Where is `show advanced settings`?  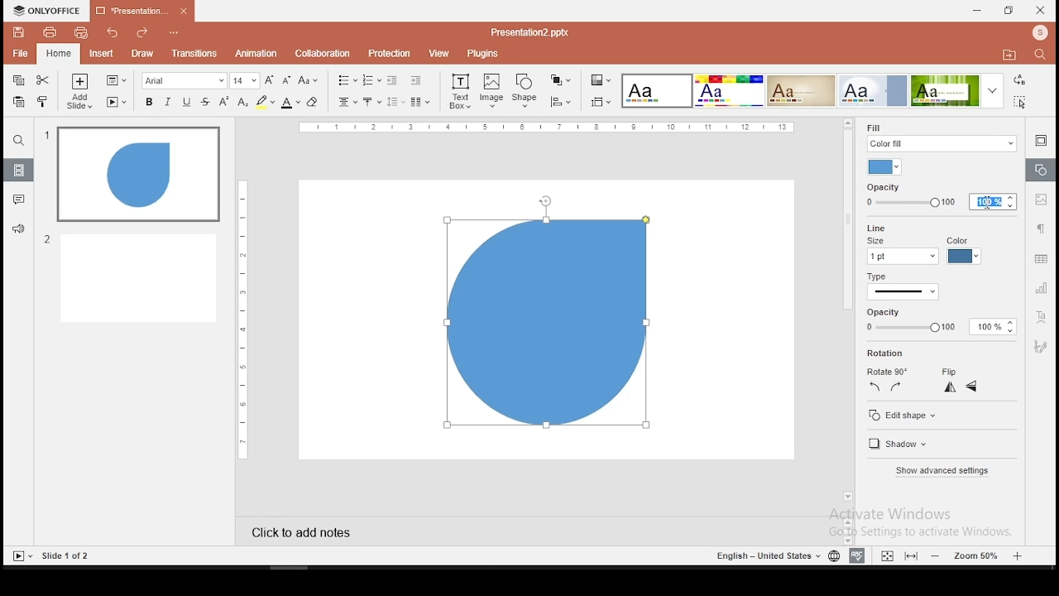 show advanced settings is located at coordinates (942, 471).